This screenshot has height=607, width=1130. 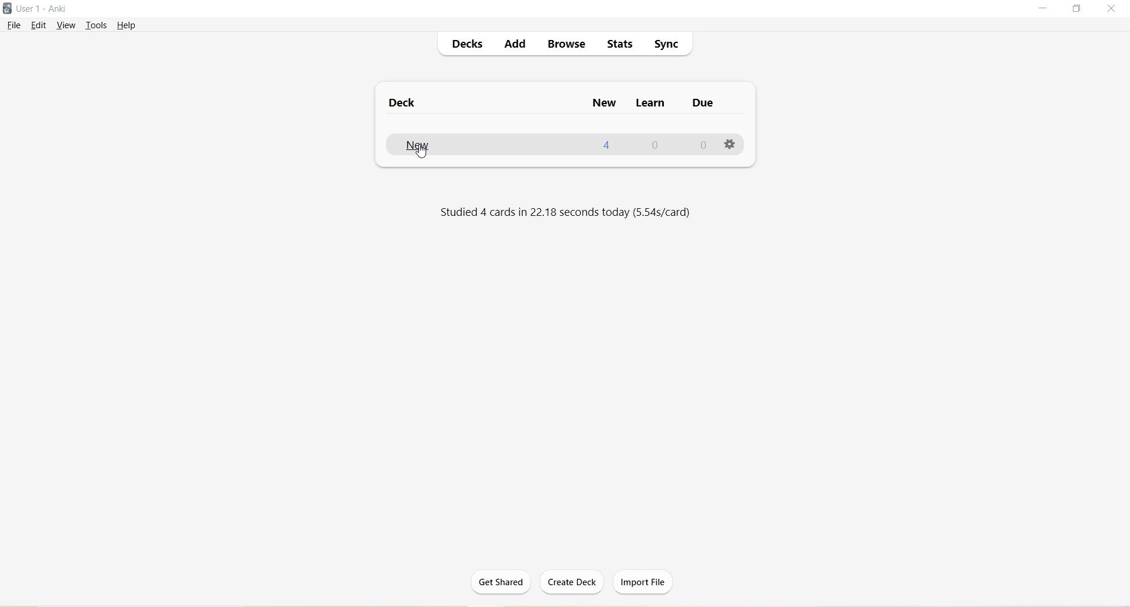 I want to click on Help, so click(x=127, y=26).